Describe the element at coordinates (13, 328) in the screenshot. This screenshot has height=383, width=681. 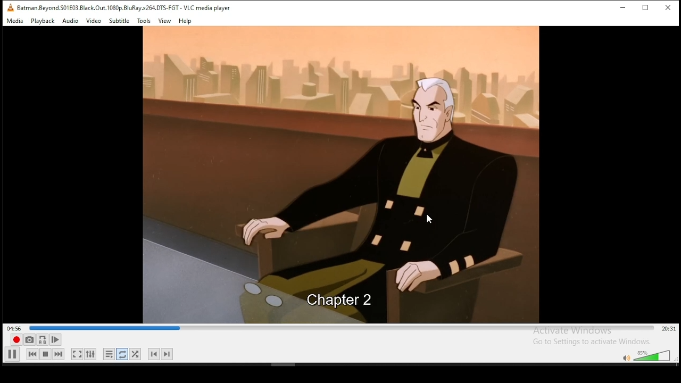
I see `04:56` at that location.